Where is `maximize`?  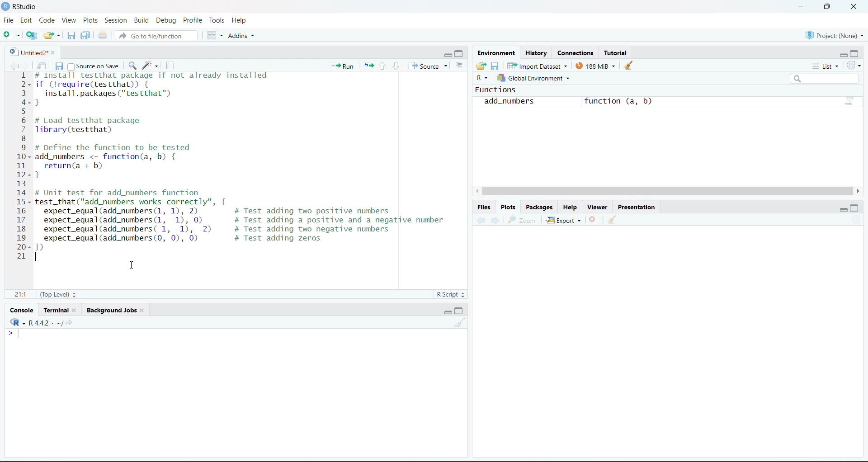 maximize is located at coordinates (829, 7).